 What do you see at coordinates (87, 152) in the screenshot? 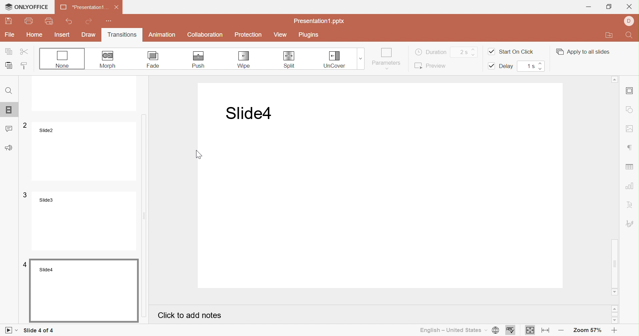
I see `Slide2` at bounding box center [87, 152].